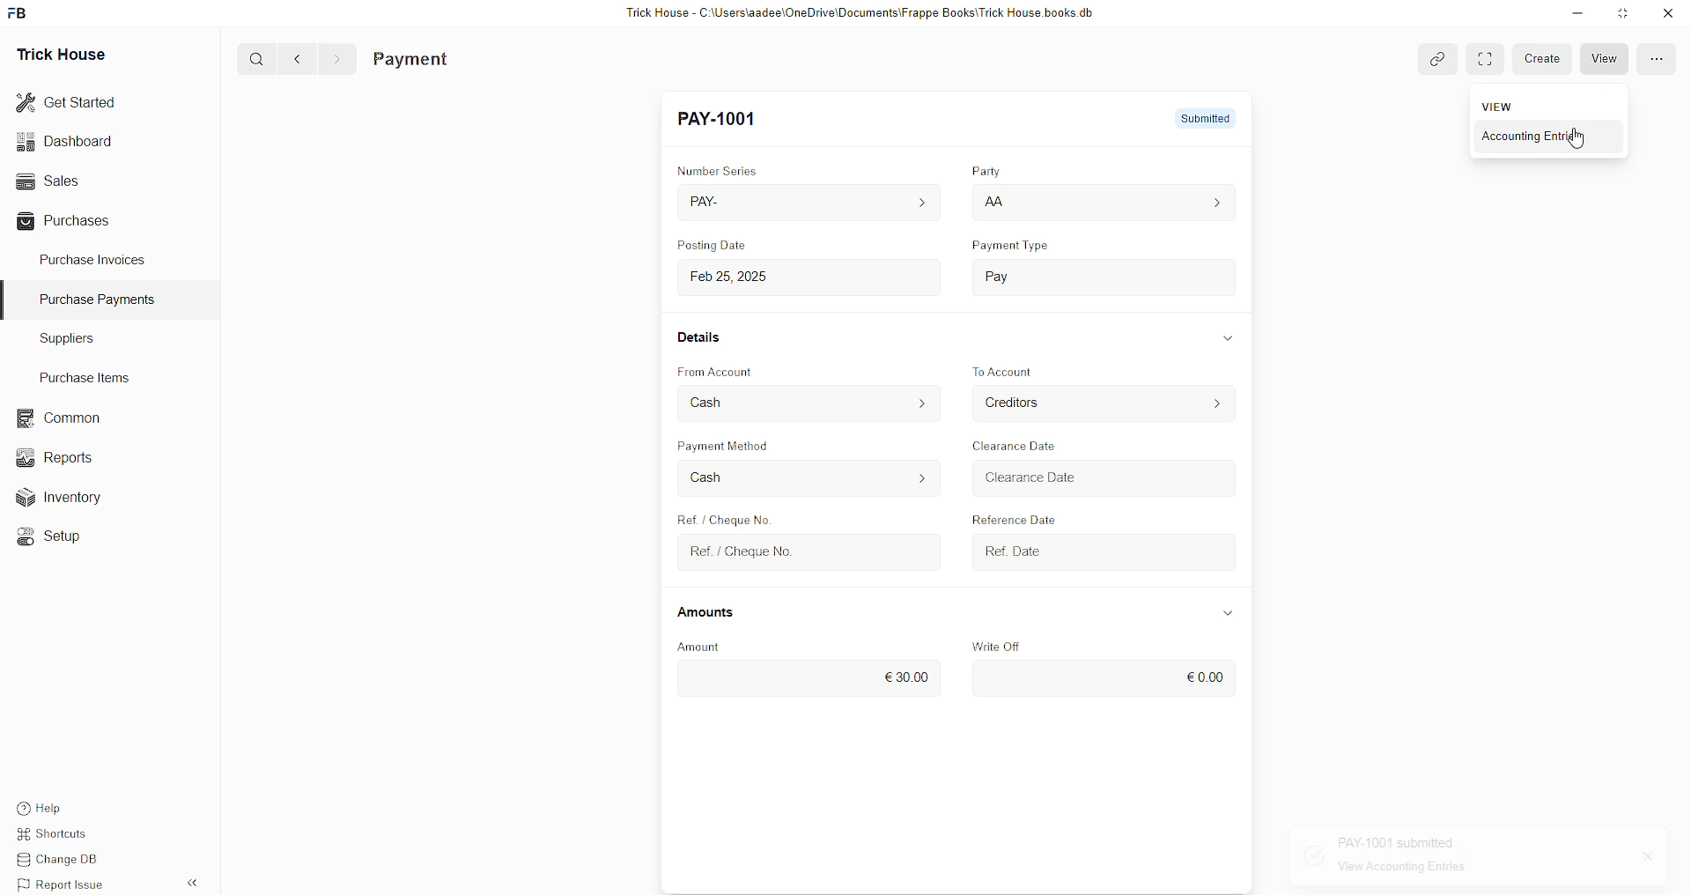 The height and width of the screenshot is (895, 1691). I want to click on minimise down, so click(1575, 13).